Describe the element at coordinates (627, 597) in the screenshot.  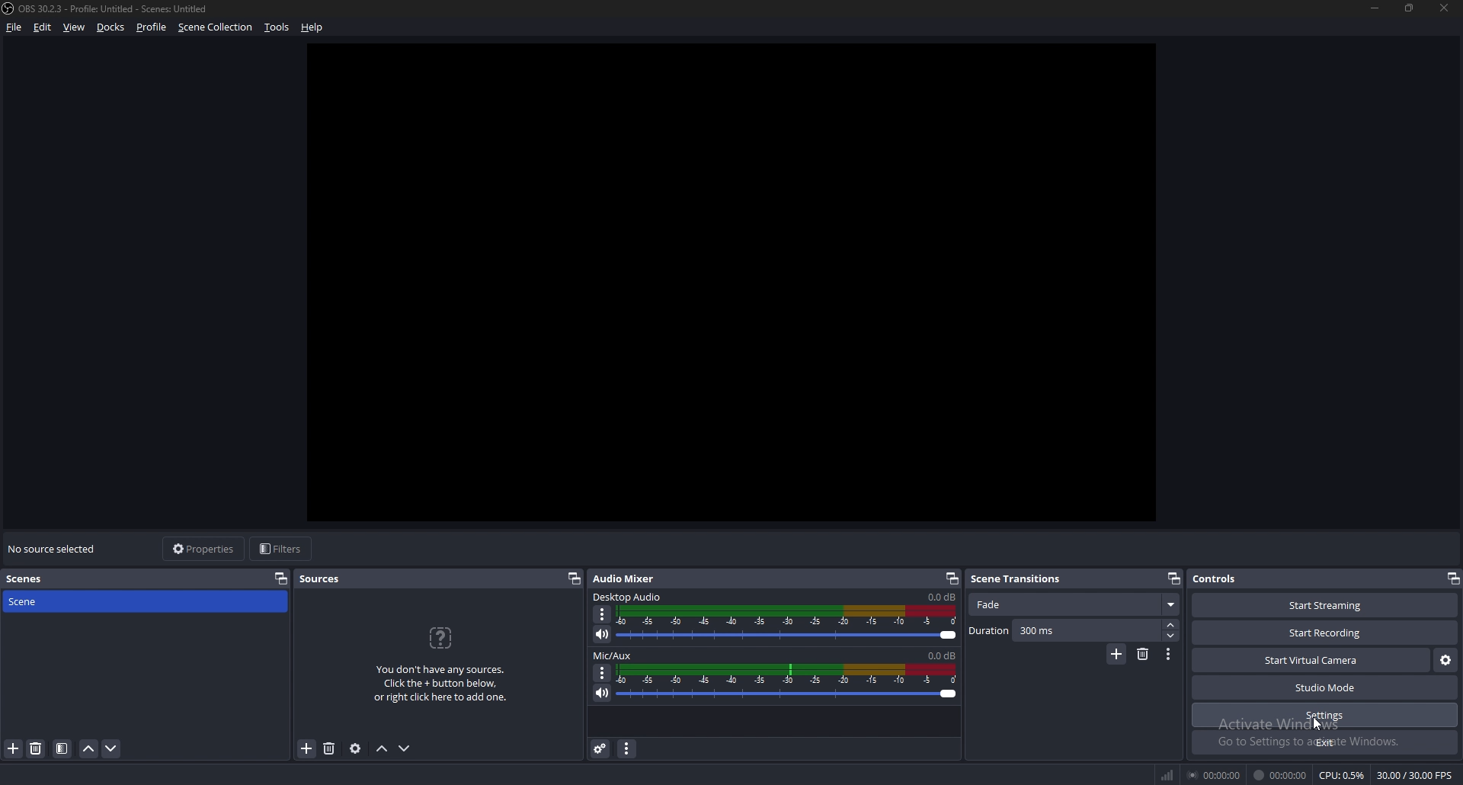
I see `desktop audio` at that location.